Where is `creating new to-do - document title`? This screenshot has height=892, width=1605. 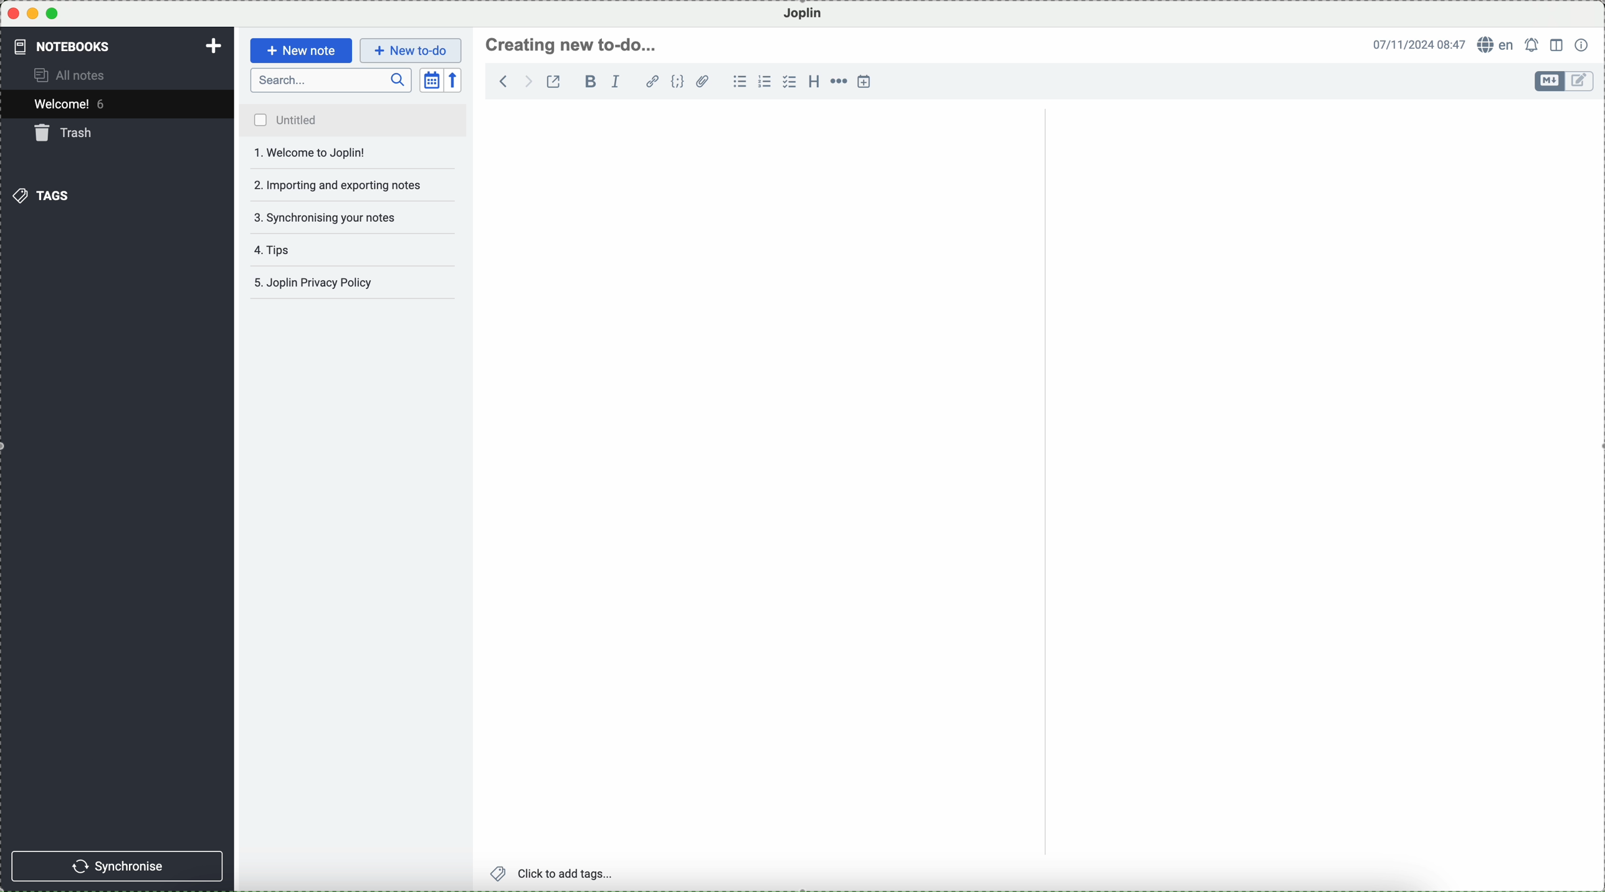 creating new to-do - document title is located at coordinates (573, 44).